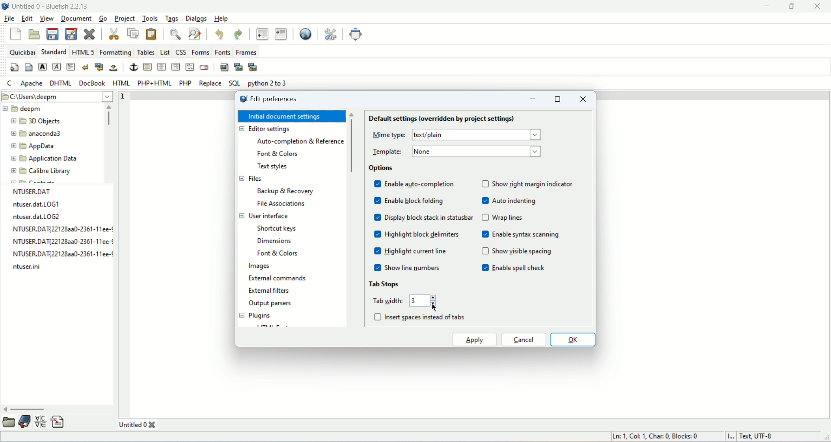 Image resolution: width=831 pixels, height=442 pixels. Describe the element at coordinates (386, 152) in the screenshot. I see `template` at that location.